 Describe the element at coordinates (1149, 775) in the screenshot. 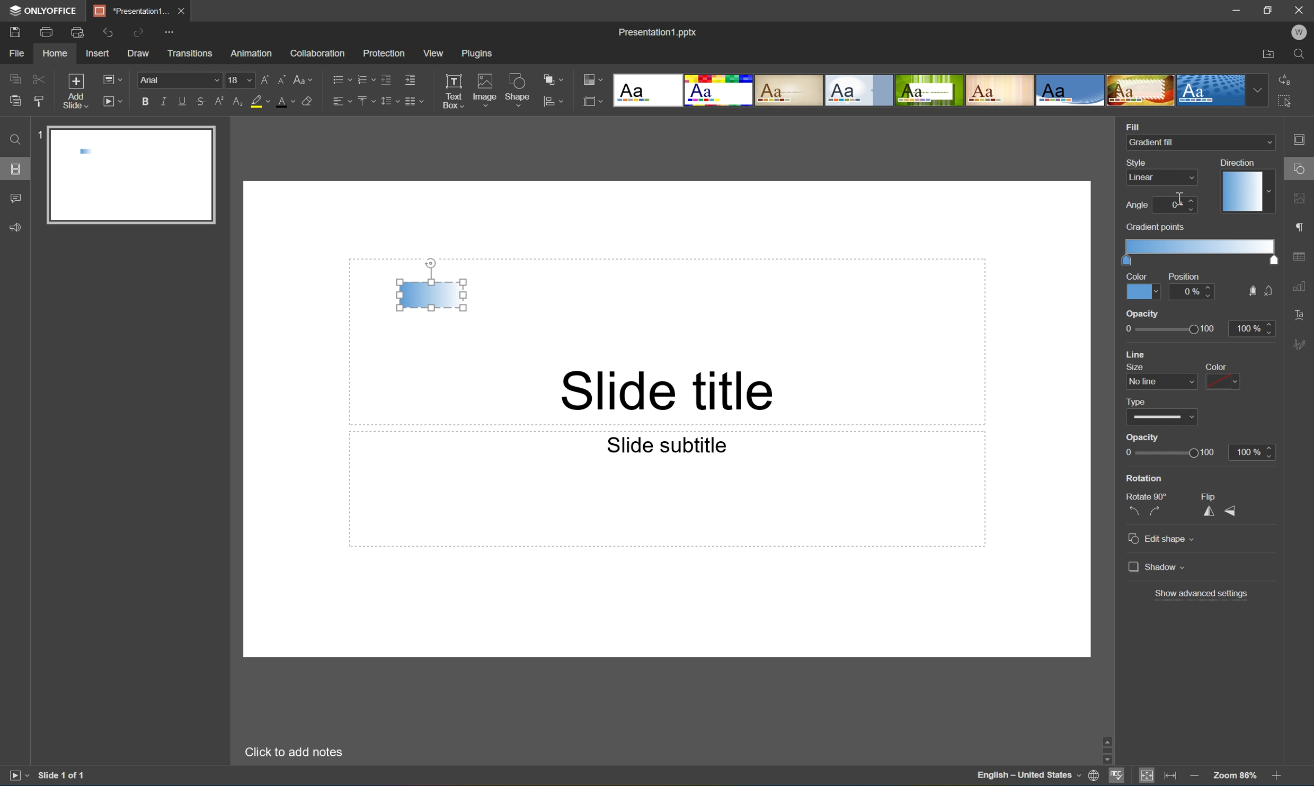

I see `Fit to Slide` at that location.